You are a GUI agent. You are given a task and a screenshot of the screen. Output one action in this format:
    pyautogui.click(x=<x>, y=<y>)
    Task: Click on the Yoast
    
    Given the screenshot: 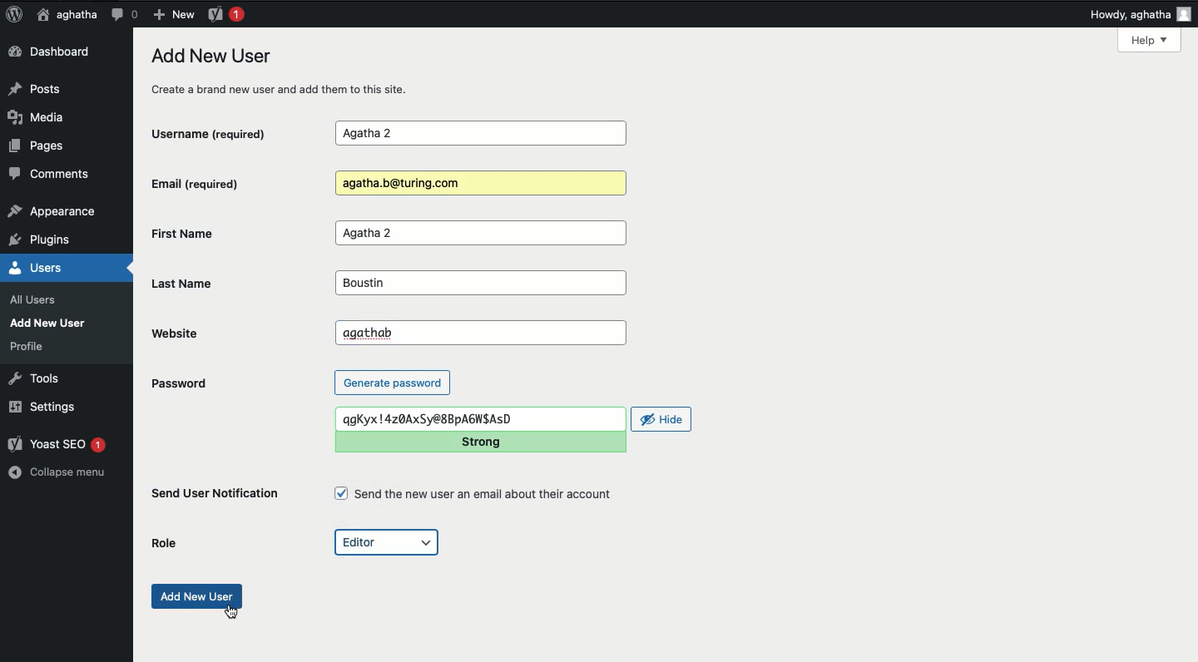 What is the action you would take?
    pyautogui.click(x=225, y=13)
    